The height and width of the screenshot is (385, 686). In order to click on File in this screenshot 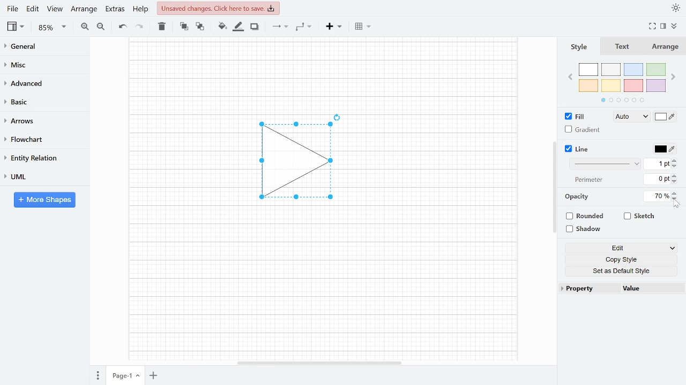, I will do `click(12, 9)`.